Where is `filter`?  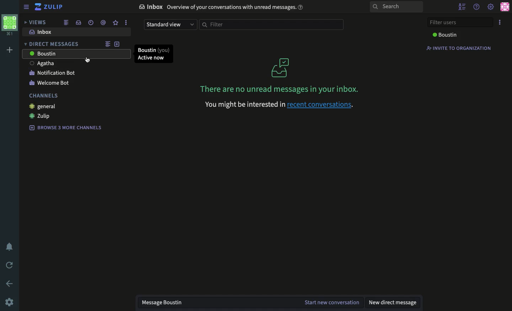
filter is located at coordinates (271, 25).